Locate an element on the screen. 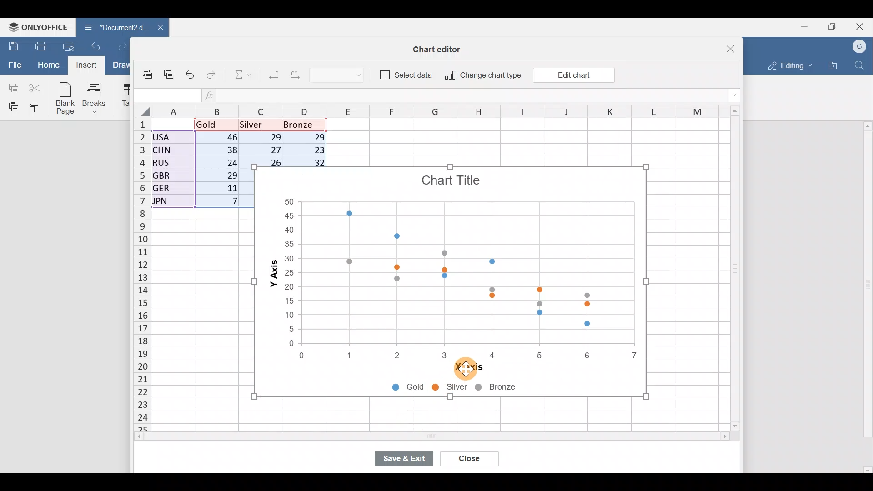  Rows is located at coordinates (136, 276).